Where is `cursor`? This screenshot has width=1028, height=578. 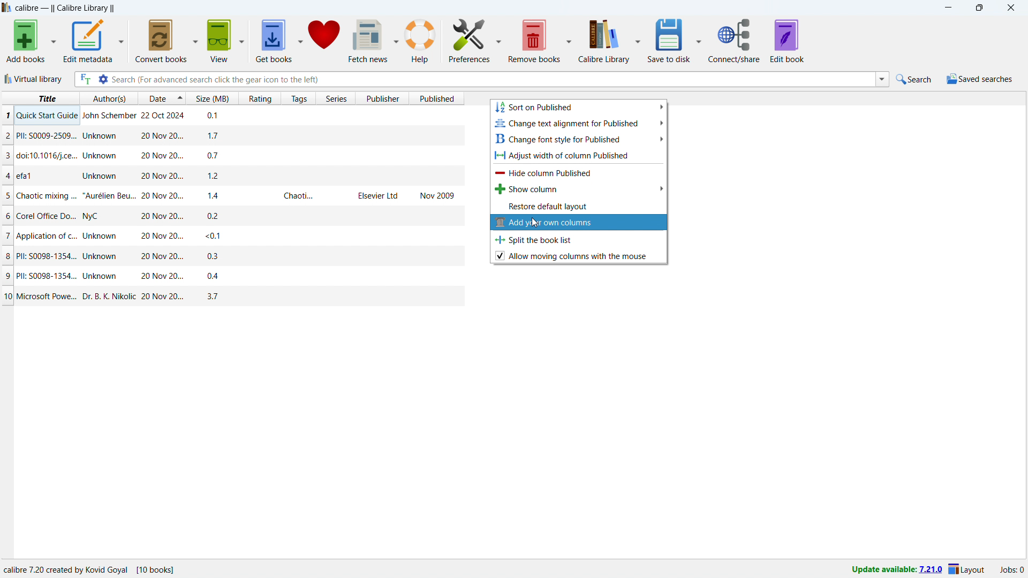
cursor is located at coordinates (536, 223).